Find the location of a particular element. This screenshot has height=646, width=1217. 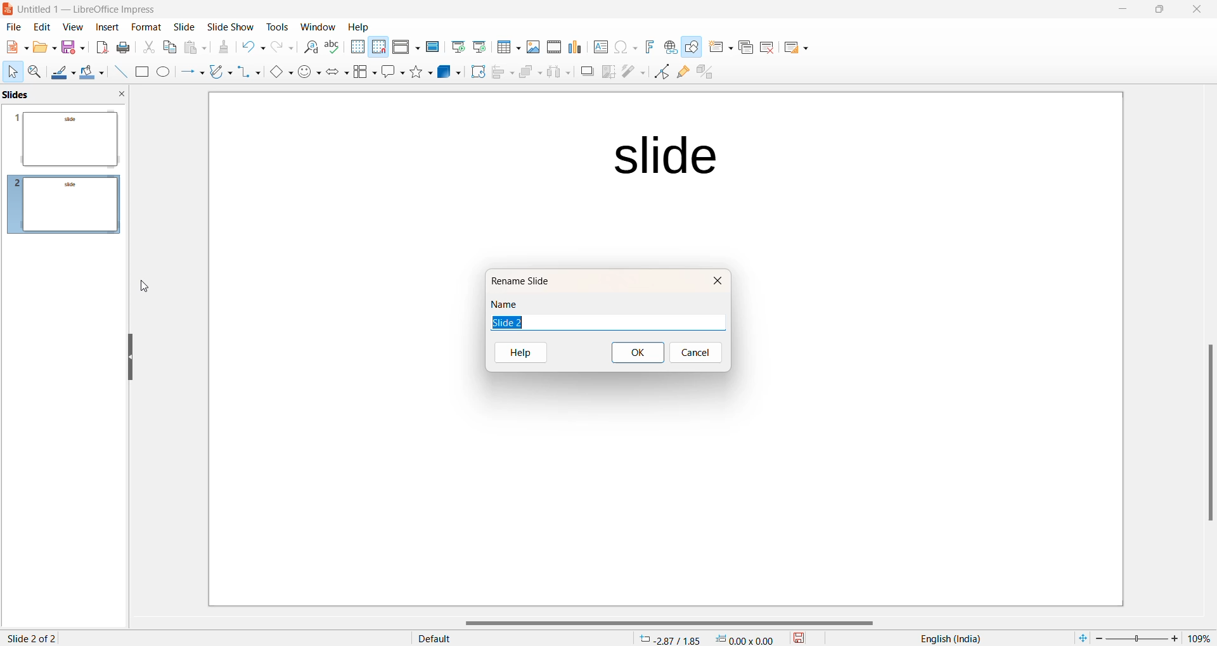

save is located at coordinates (799, 638).